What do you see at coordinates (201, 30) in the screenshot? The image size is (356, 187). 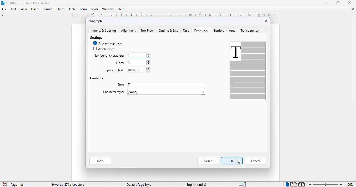 I see `drop caps` at bounding box center [201, 30].